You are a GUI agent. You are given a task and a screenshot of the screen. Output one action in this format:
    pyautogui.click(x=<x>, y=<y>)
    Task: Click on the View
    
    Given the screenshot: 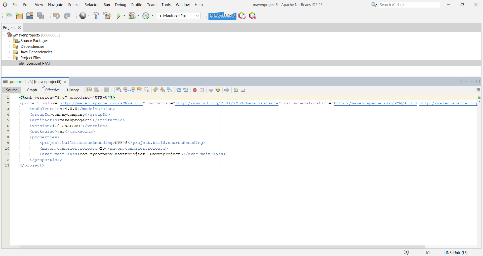 What is the action you would take?
    pyautogui.click(x=39, y=5)
    